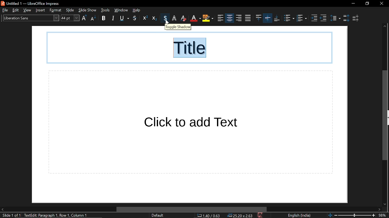 The height and width of the screenshot is (218, 389). Describe the element at coordinates (114, 18) in the screenshot. I see `italic` at that location.